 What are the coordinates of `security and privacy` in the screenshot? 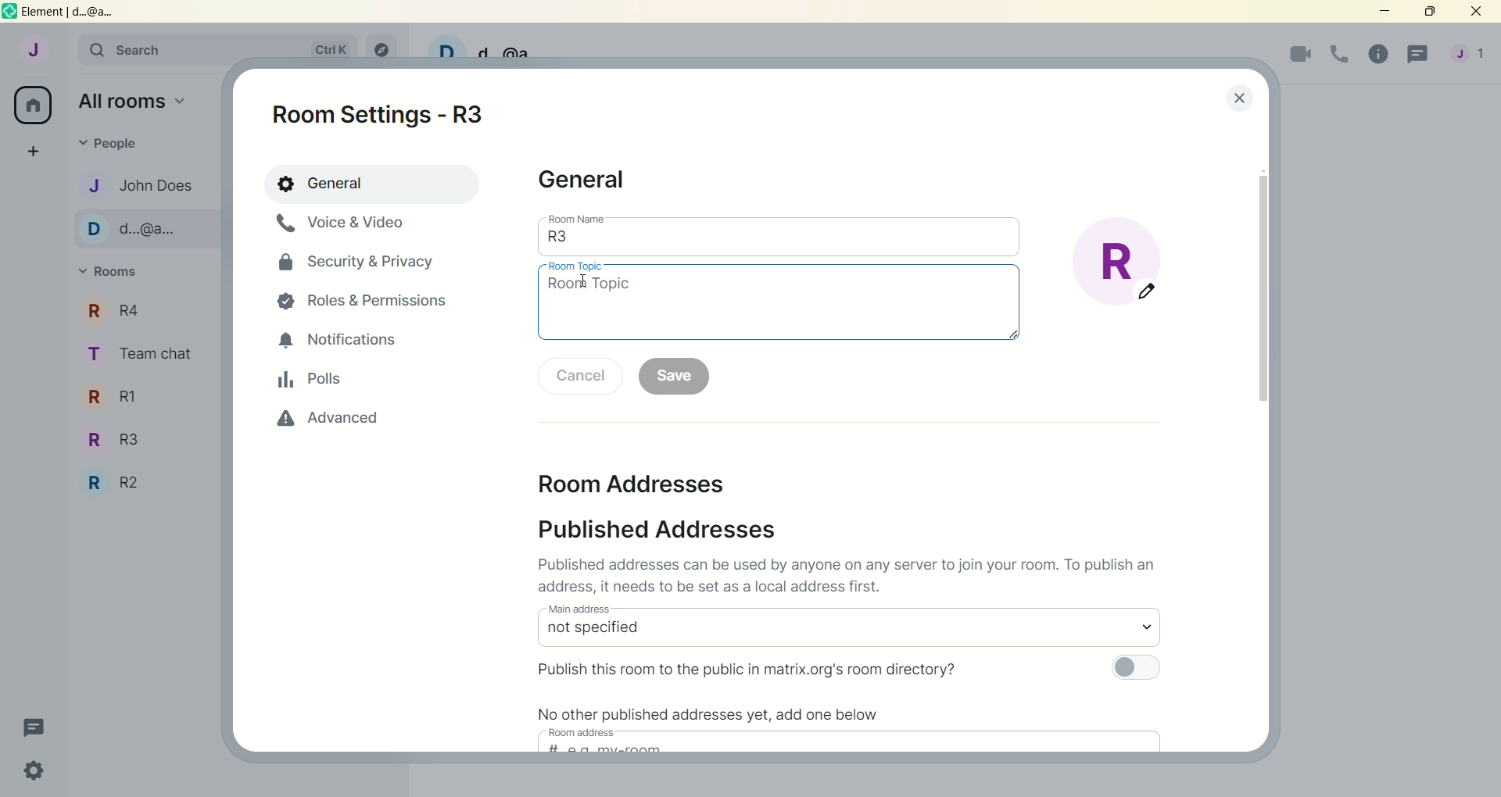 It's located at (353, 262).